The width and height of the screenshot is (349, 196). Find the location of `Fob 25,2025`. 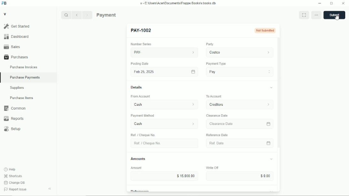

Fob 25,2025 is located at coordinates (163, 72).